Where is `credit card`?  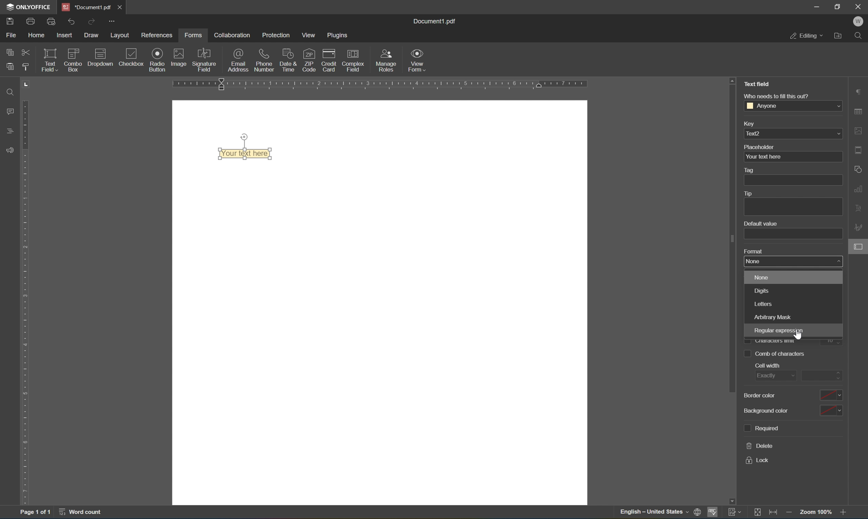 credit card is located at coordinates (329, 59).